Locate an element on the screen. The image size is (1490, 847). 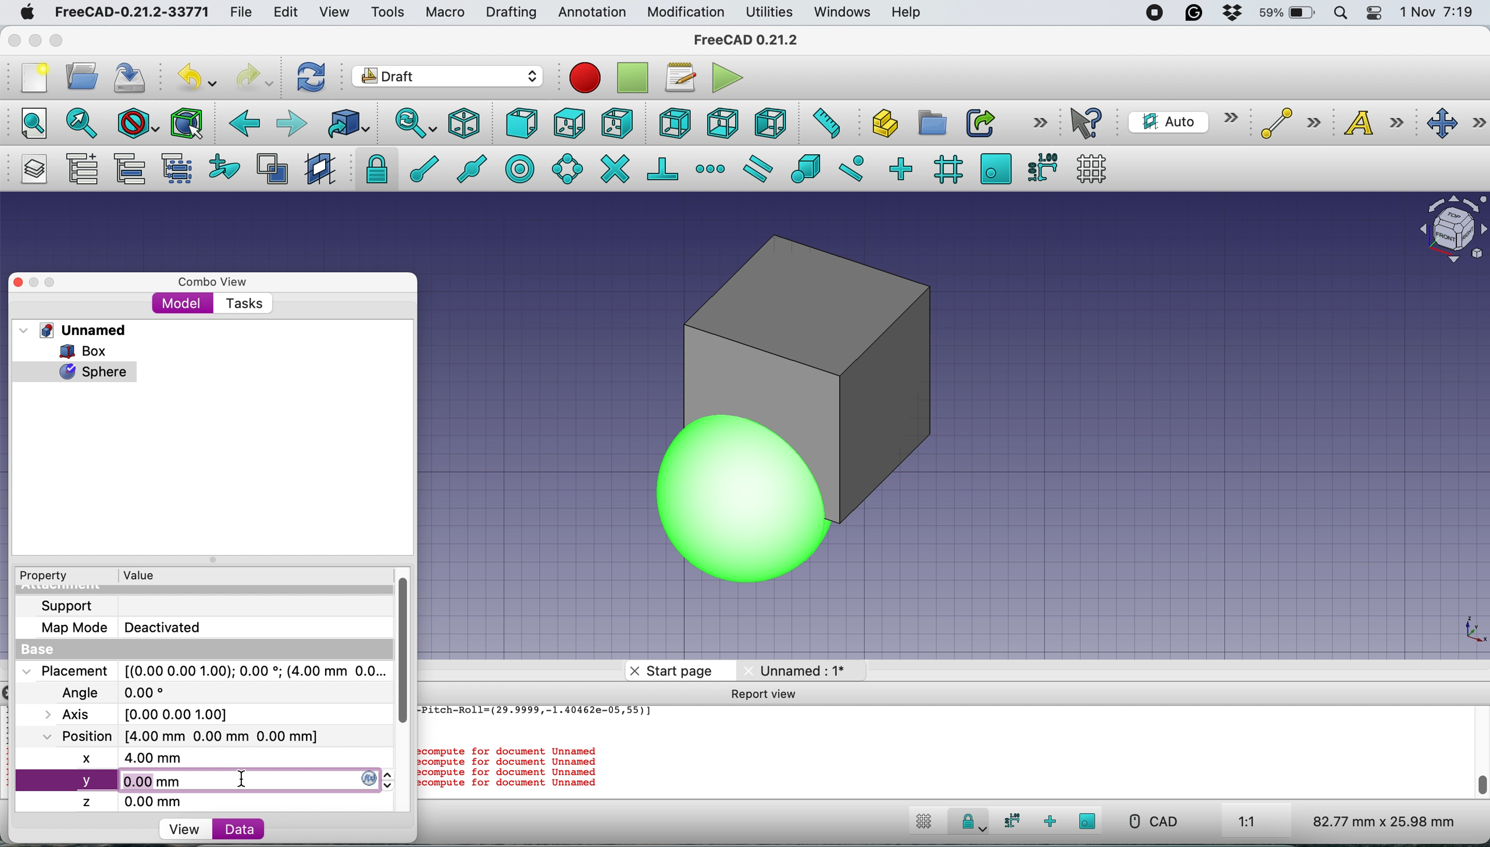
move is located at coordinates (1457, 124).